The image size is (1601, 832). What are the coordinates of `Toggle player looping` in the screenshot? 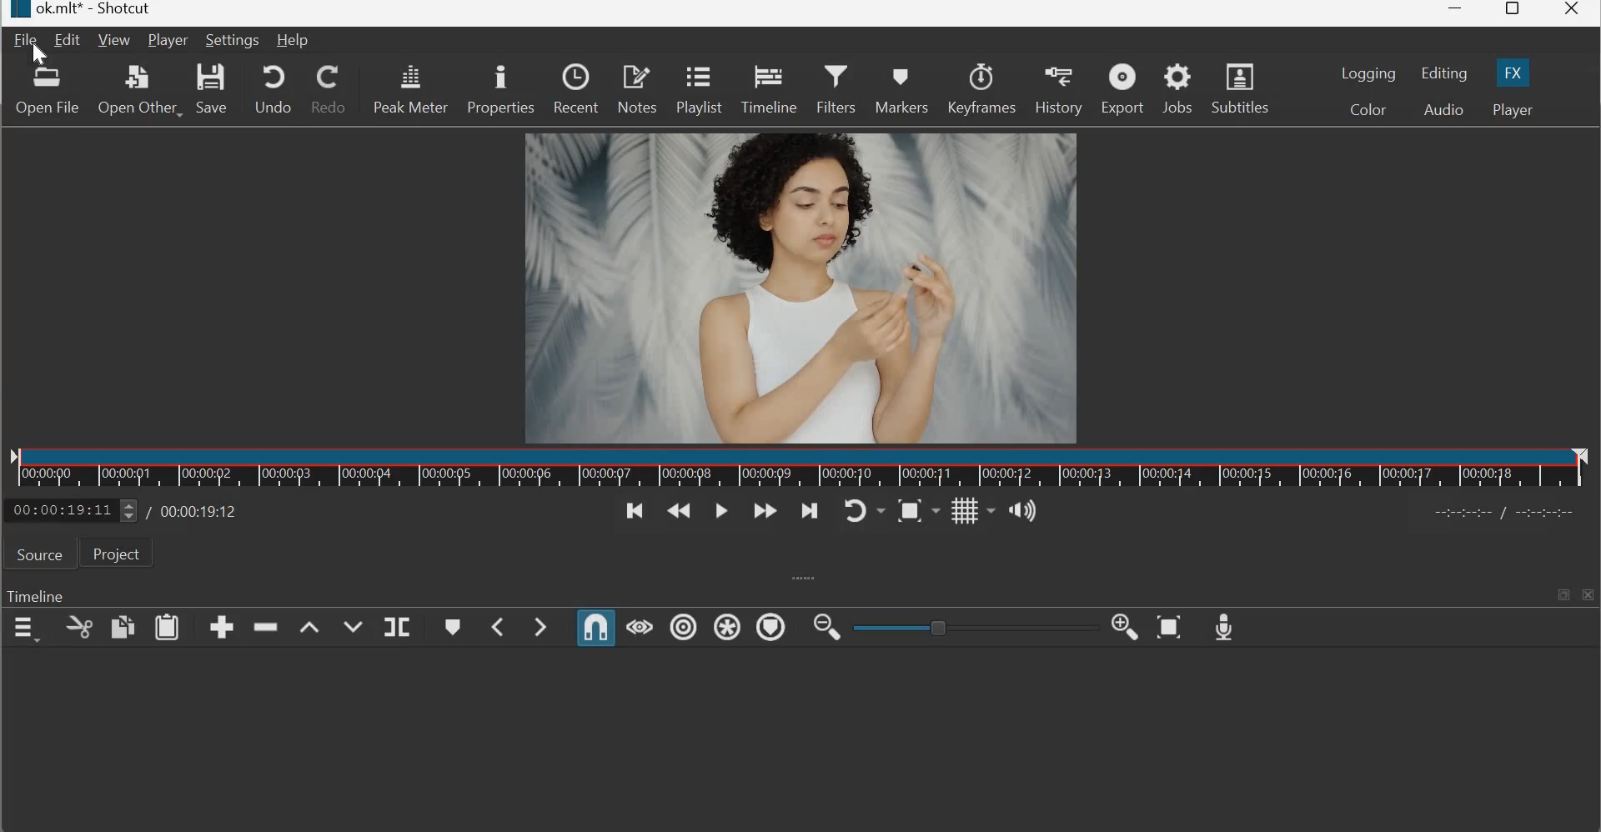 It's located at (864, 510).